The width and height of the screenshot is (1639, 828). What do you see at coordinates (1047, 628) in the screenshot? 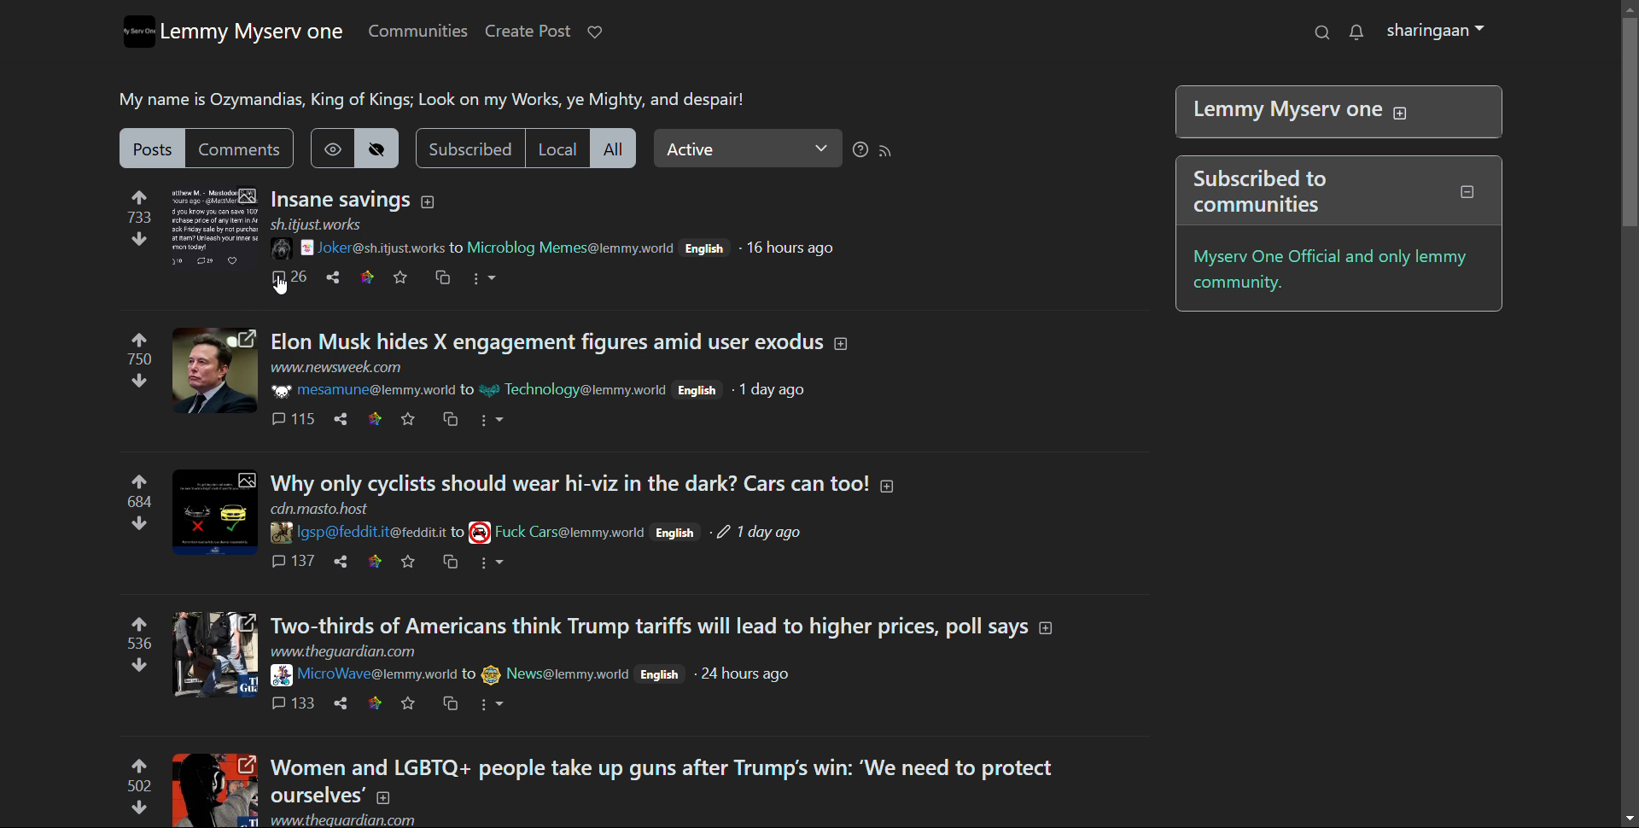
I see `expand` at bounding box center [1047, 628].